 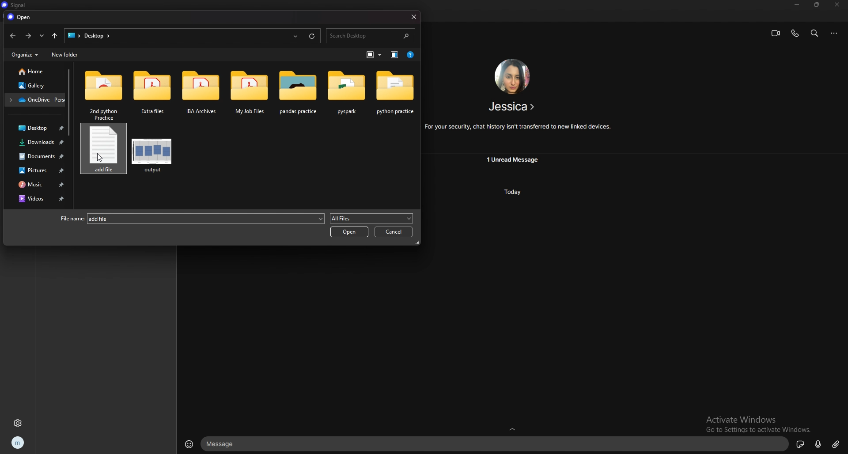 I want to click on folder, so click(x=35, y=100).